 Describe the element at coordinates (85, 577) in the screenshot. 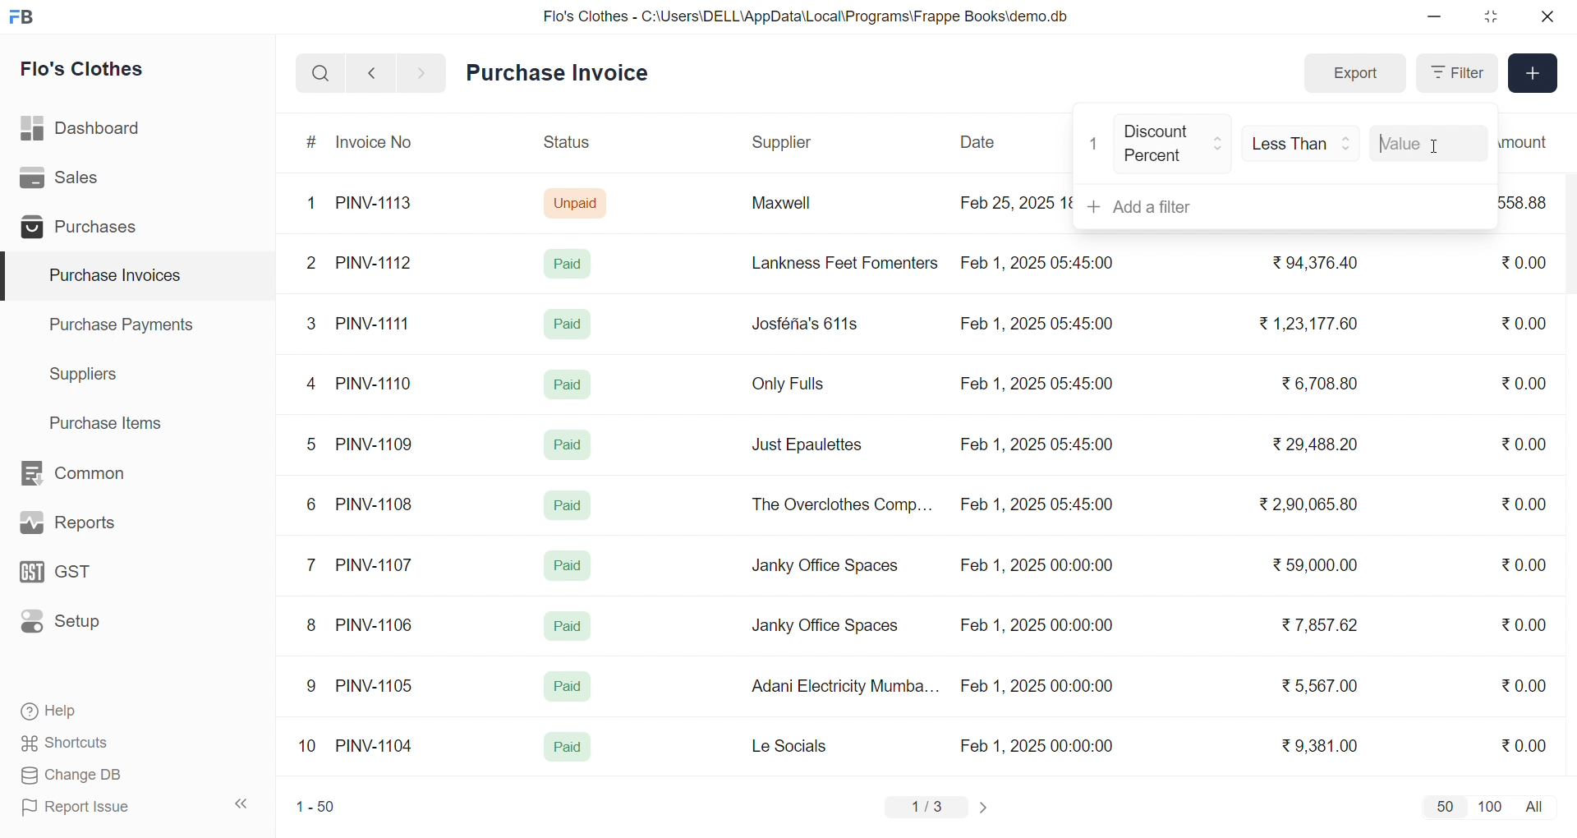

I see `GST` at that location.